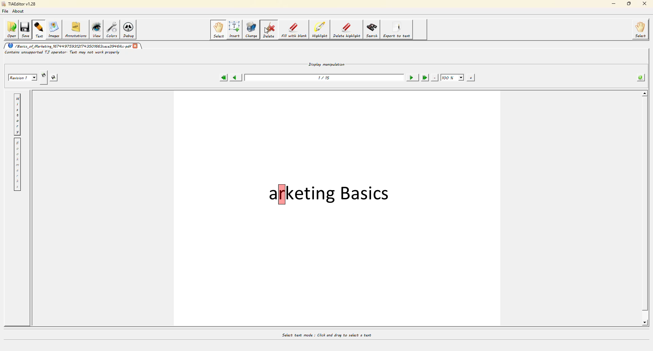 The height and width of the screenshot is (351, 653). What do you see at coordinates (267, 31) in the screenshot?
I see `cursor` at bounding box center [267, 31].